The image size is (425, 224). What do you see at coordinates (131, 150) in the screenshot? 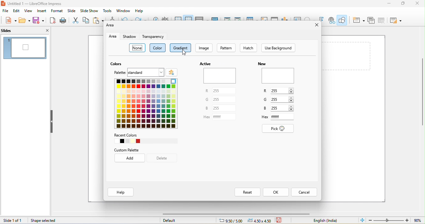
I see `custom palette` at bounding box center [131, 150].